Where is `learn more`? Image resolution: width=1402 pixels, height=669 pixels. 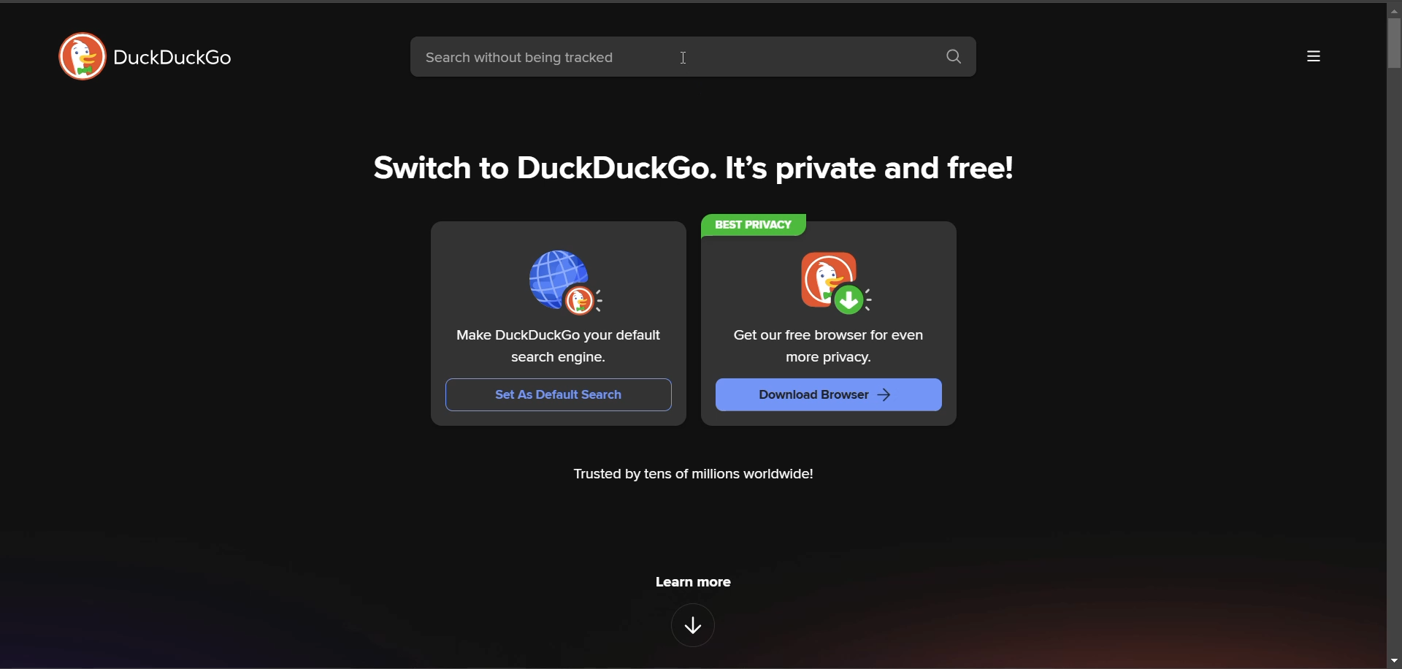 learn more is located at coordinates (694, 581).